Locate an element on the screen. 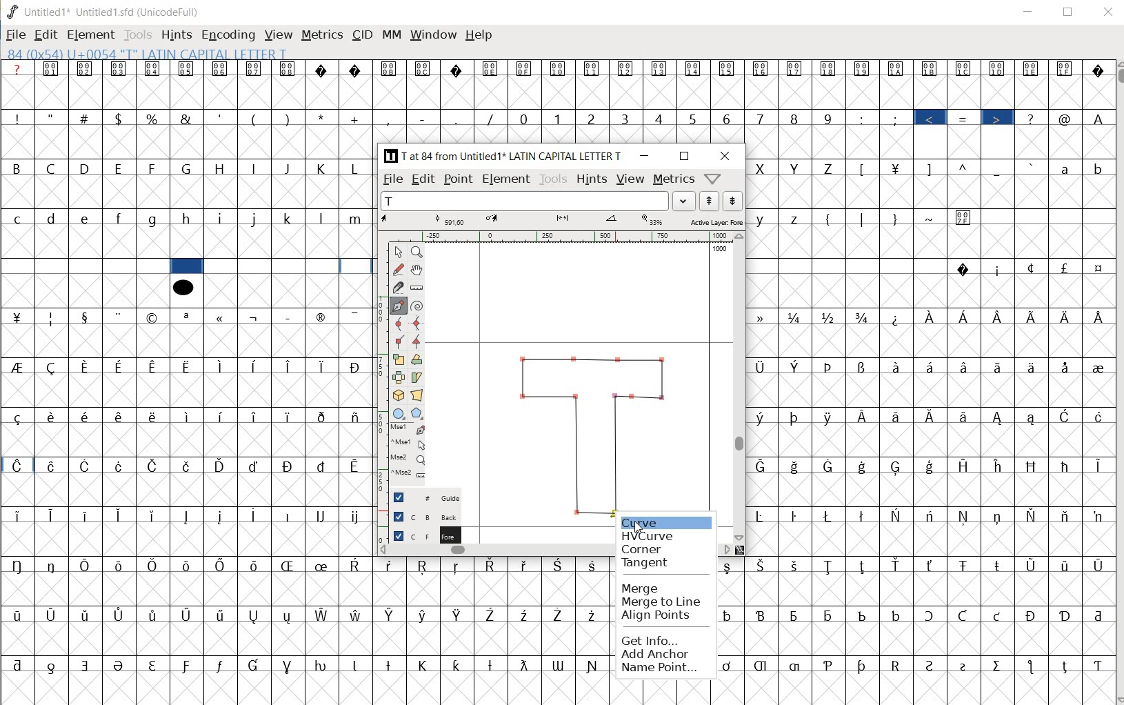 The width and height of the screenshot is (1124, 705). Symbol is located at coordinates (223, 416).